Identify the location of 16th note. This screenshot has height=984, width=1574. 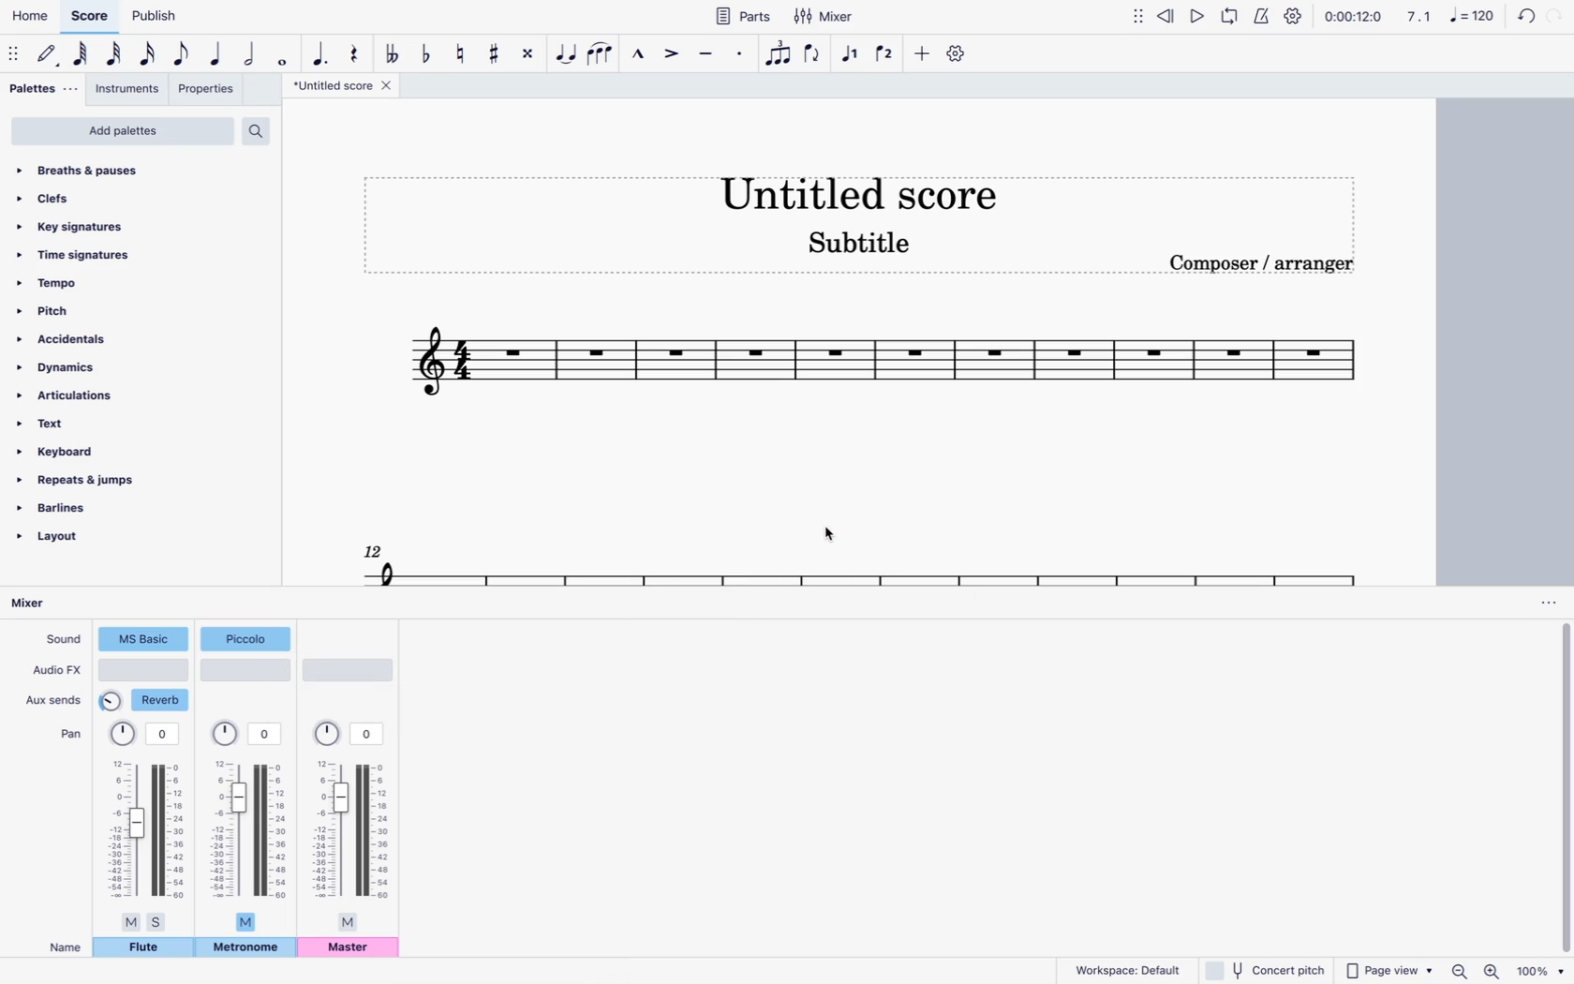
(149, 54).